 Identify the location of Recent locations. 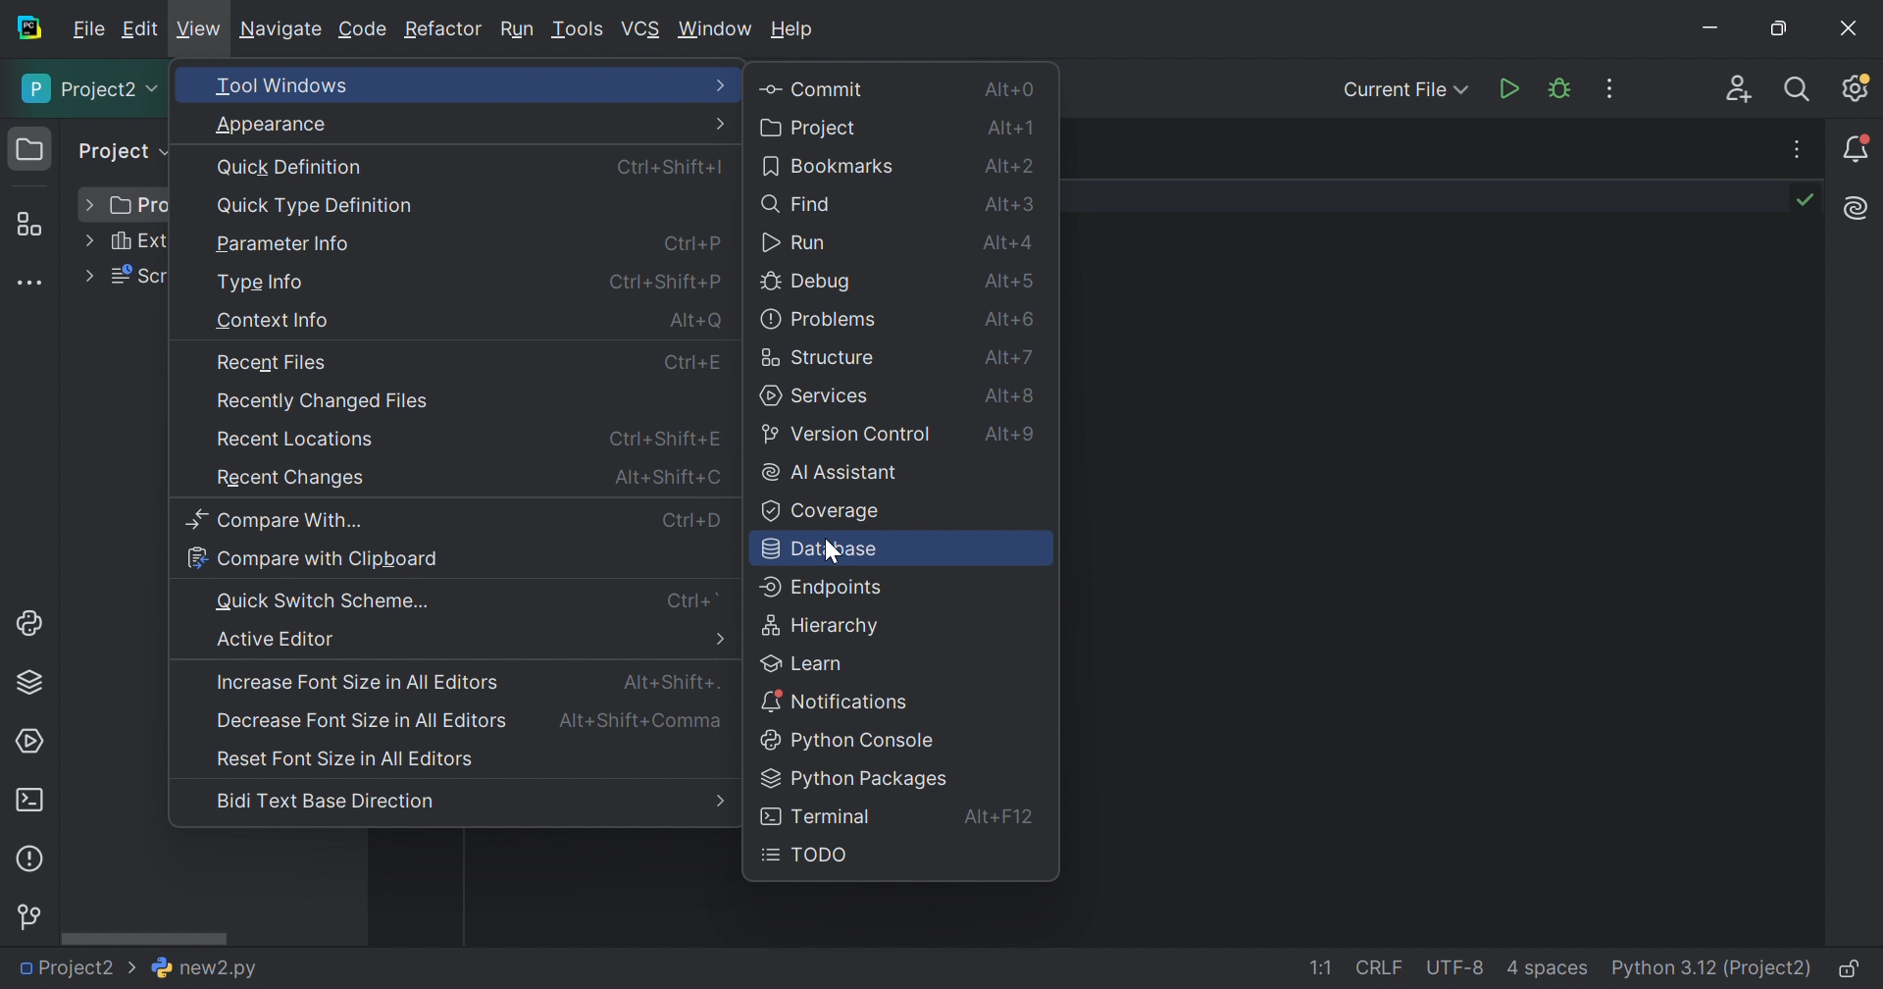
(298, 439).